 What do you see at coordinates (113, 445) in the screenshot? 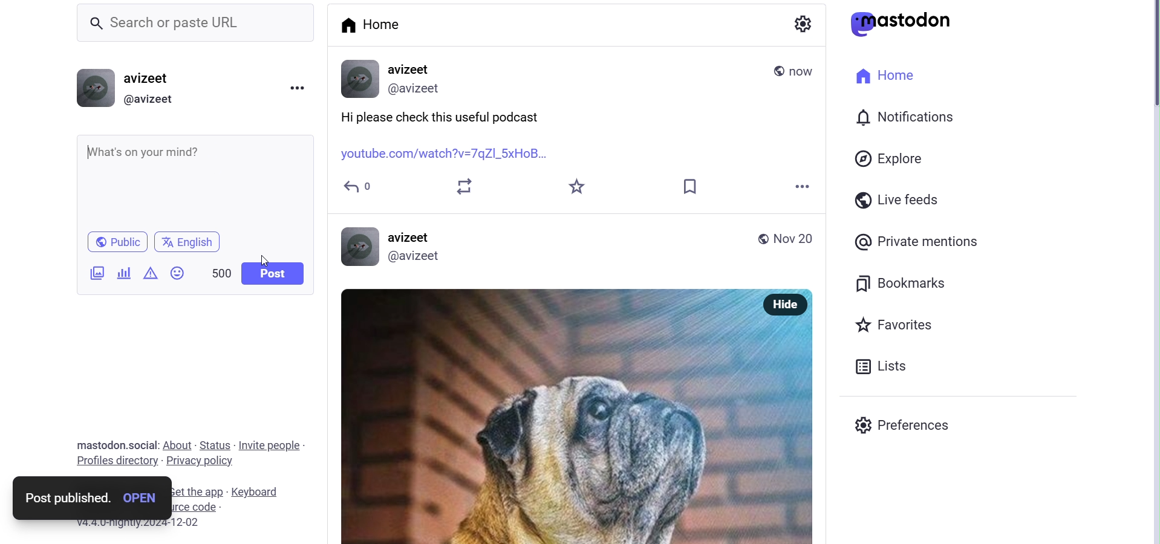
I see `mastodon social` at bounding box center [113, 445].